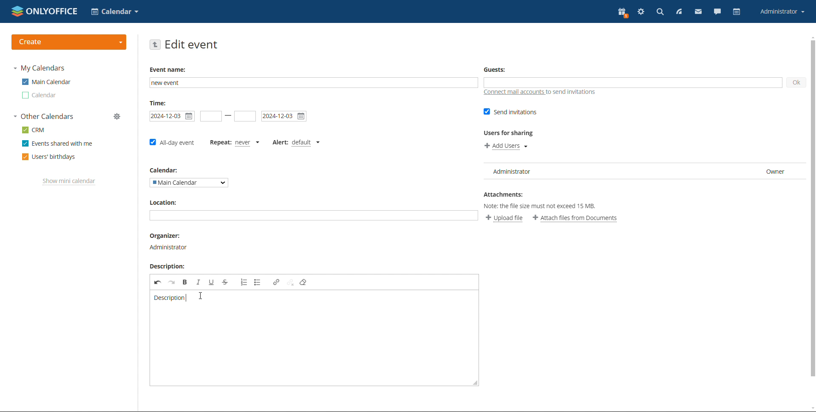 The height and width of the screenshot is (412, 816). I want to click on redo, so click(172, 282).